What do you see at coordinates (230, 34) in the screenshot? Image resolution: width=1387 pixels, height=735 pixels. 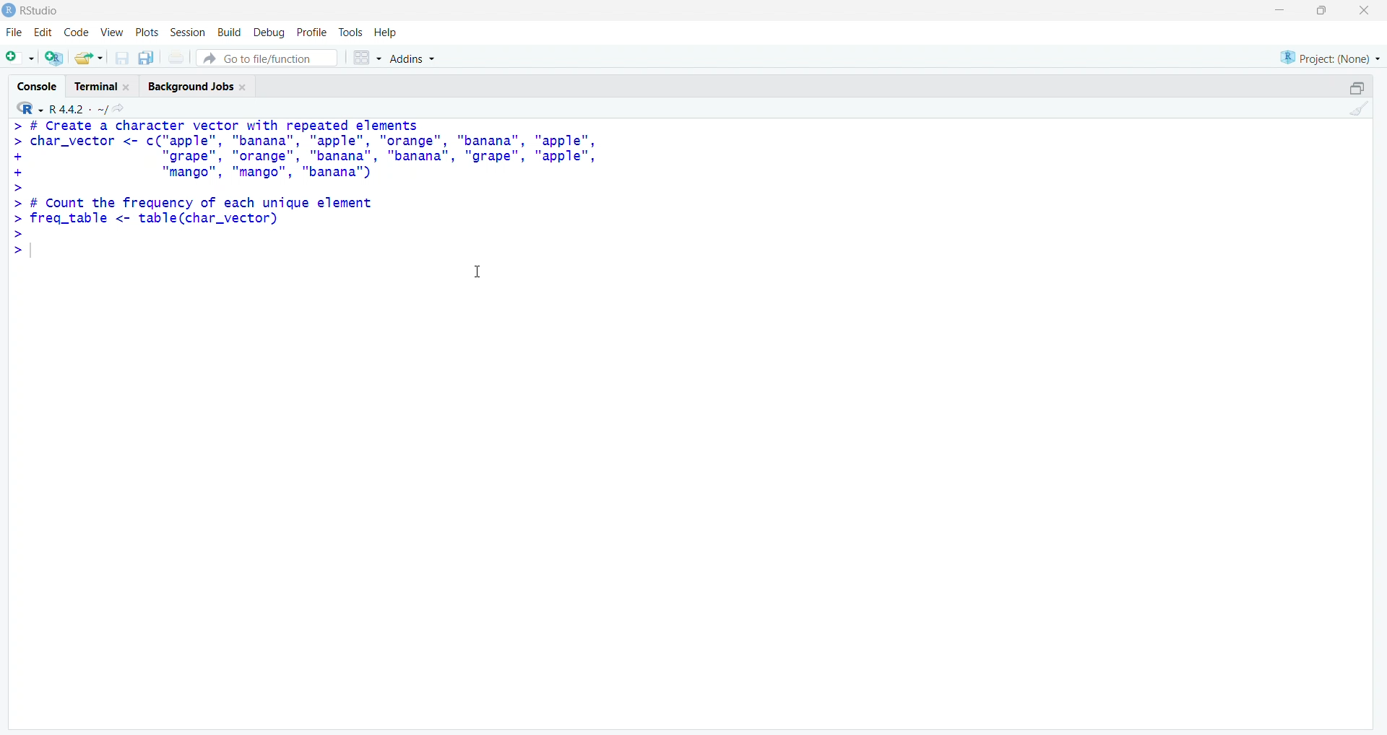 I see `Build` at bounding box center [230, 34].